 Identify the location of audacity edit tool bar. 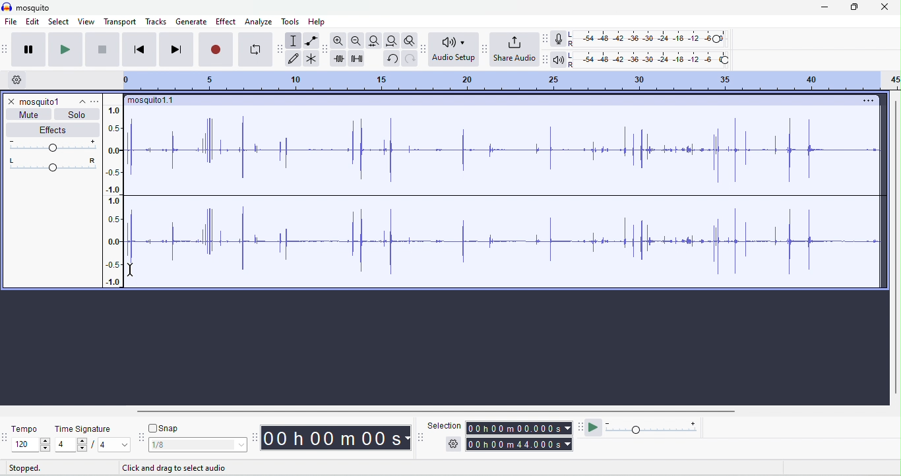
(326, 48).